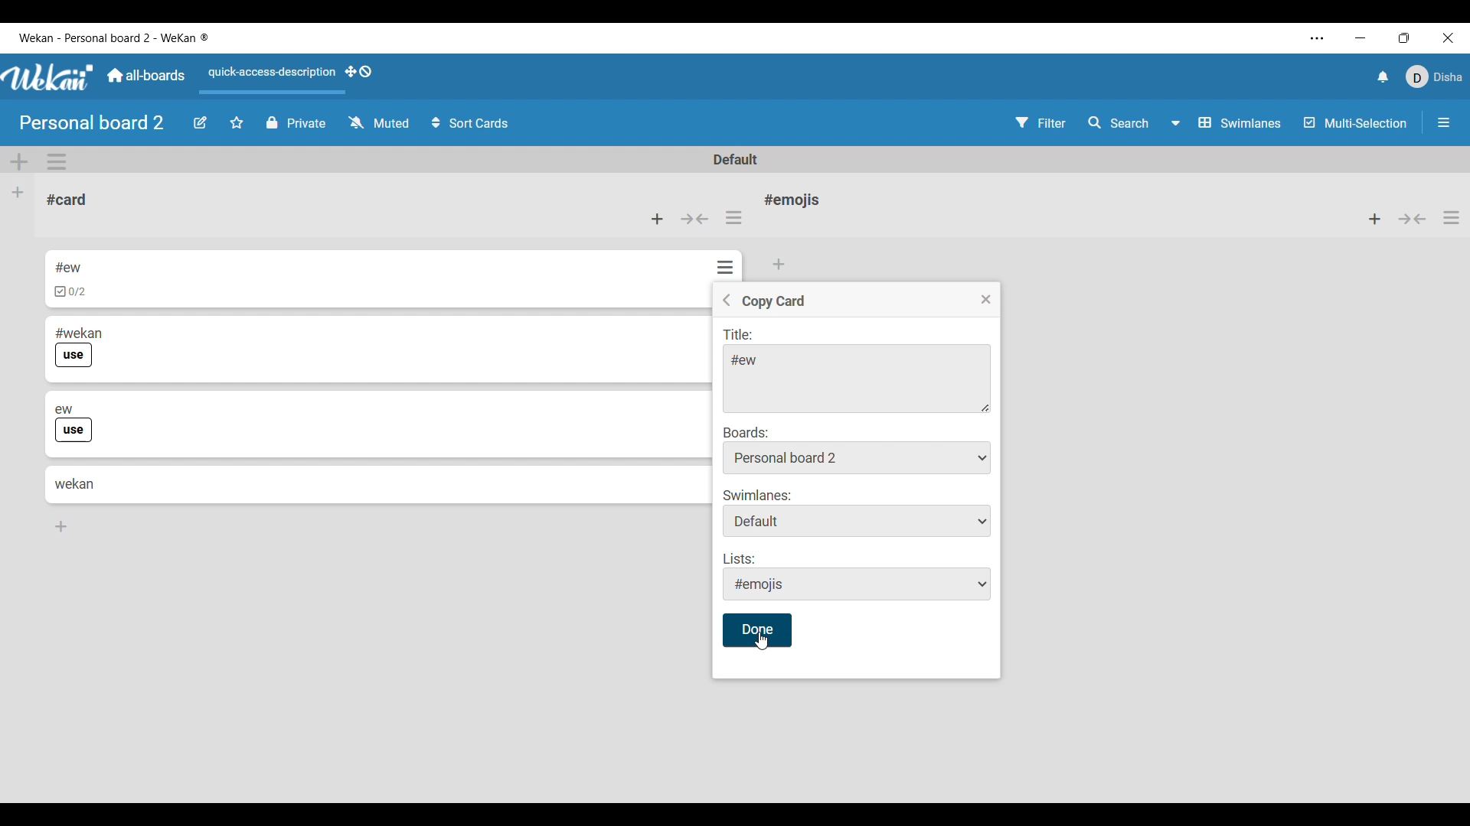 Image resolution: width=1470 pixels, height=826 pixels. I want to click on Add, so click(780, 262).